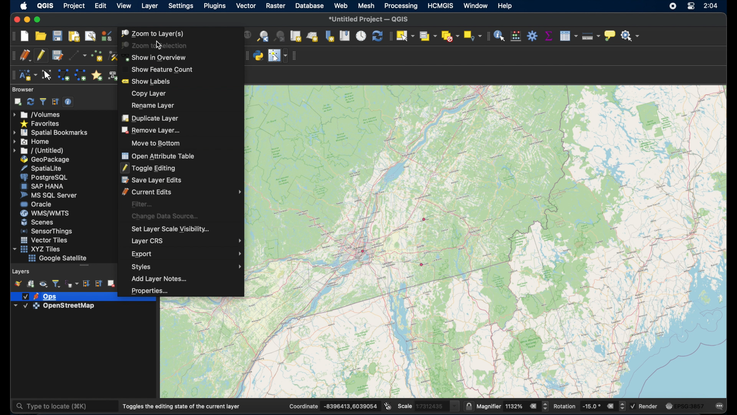  What do you see at coordinates (246, 36) in the screenshot?
I see `zoom to native resolution` at bounding box center [246, 36].